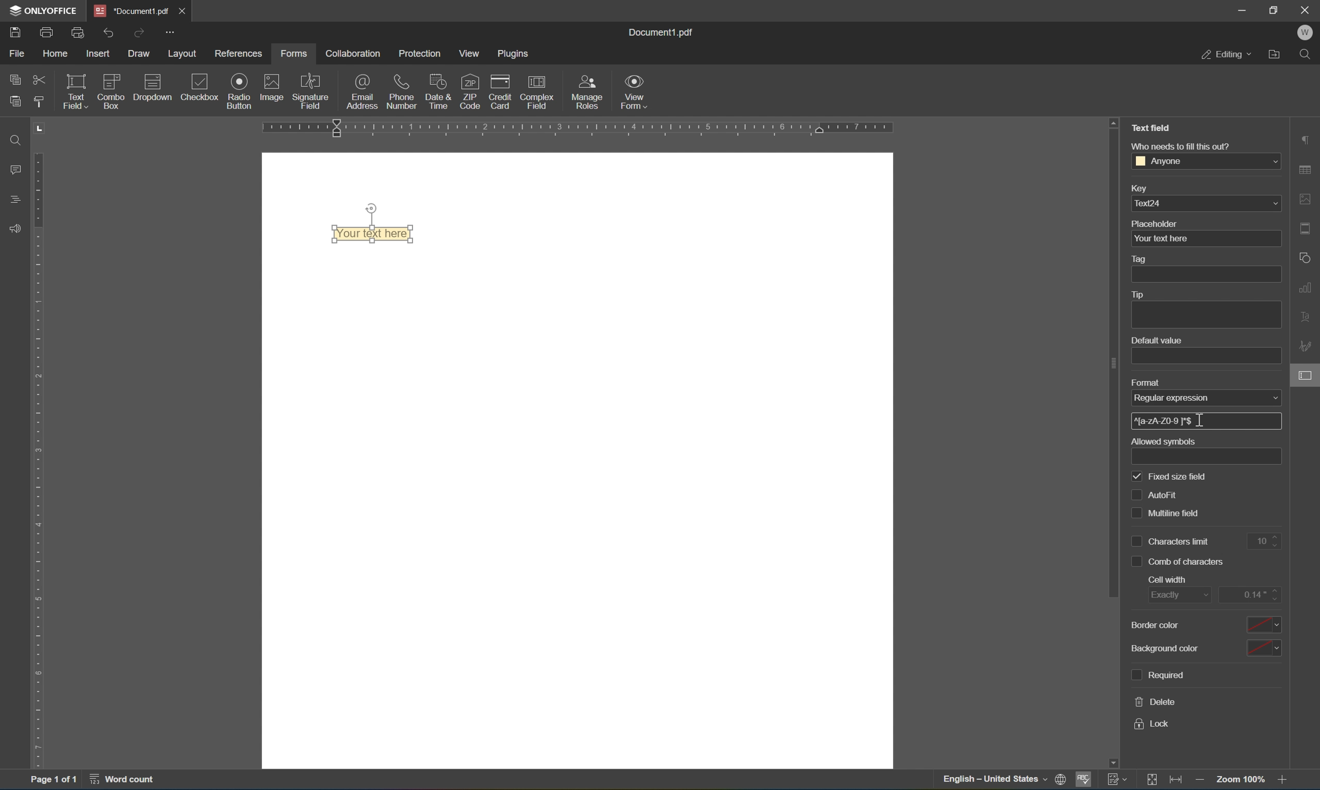  Describe the element at coordinates (659, 30) in the screenshot. I see `document1.pdf` at that location.